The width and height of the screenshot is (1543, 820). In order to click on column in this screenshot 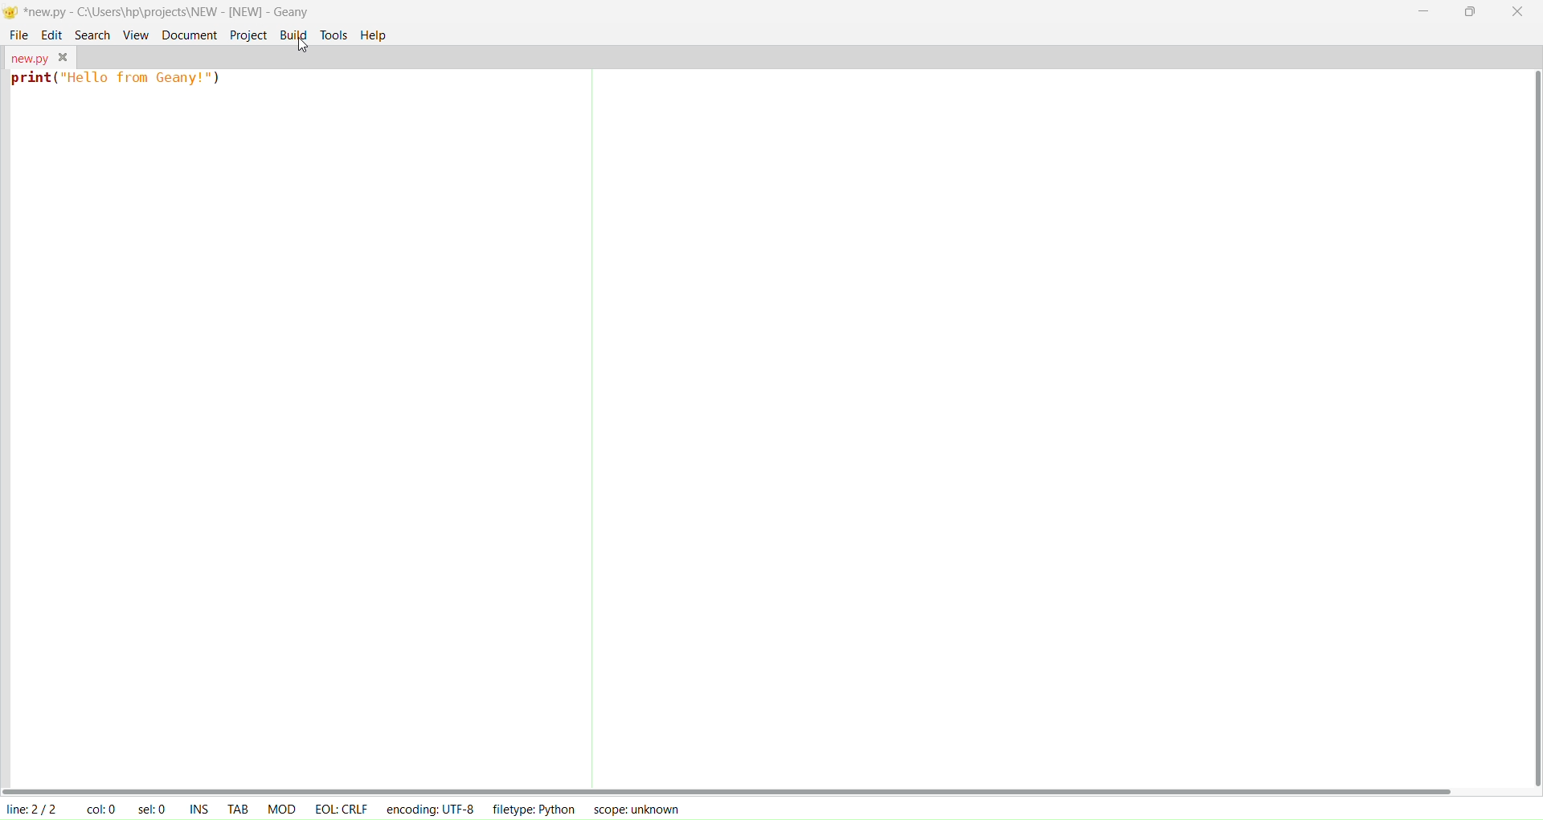, I will do `click(100, 808)`.